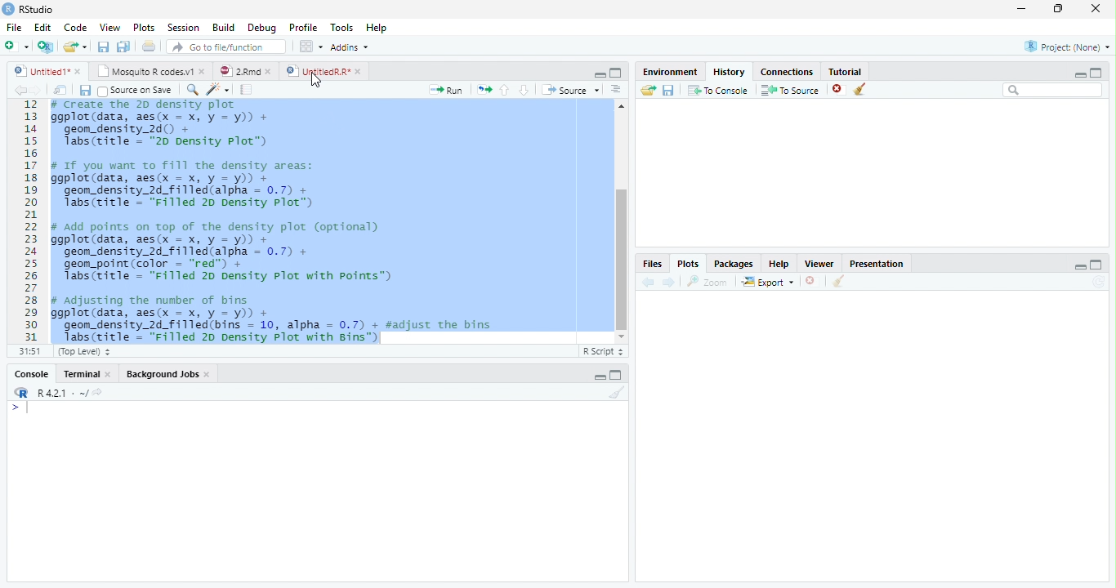 This screenshot has width=1116, height=588. What do you see at coordinates (38, 71) in the screenshot?
I see `Untitled1` at bounding box center [38, 71].